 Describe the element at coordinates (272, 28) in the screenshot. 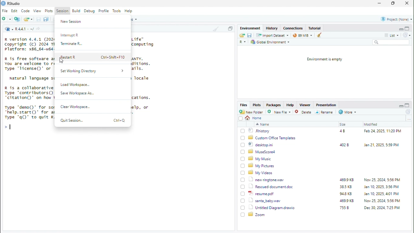

I see `History` at that location.